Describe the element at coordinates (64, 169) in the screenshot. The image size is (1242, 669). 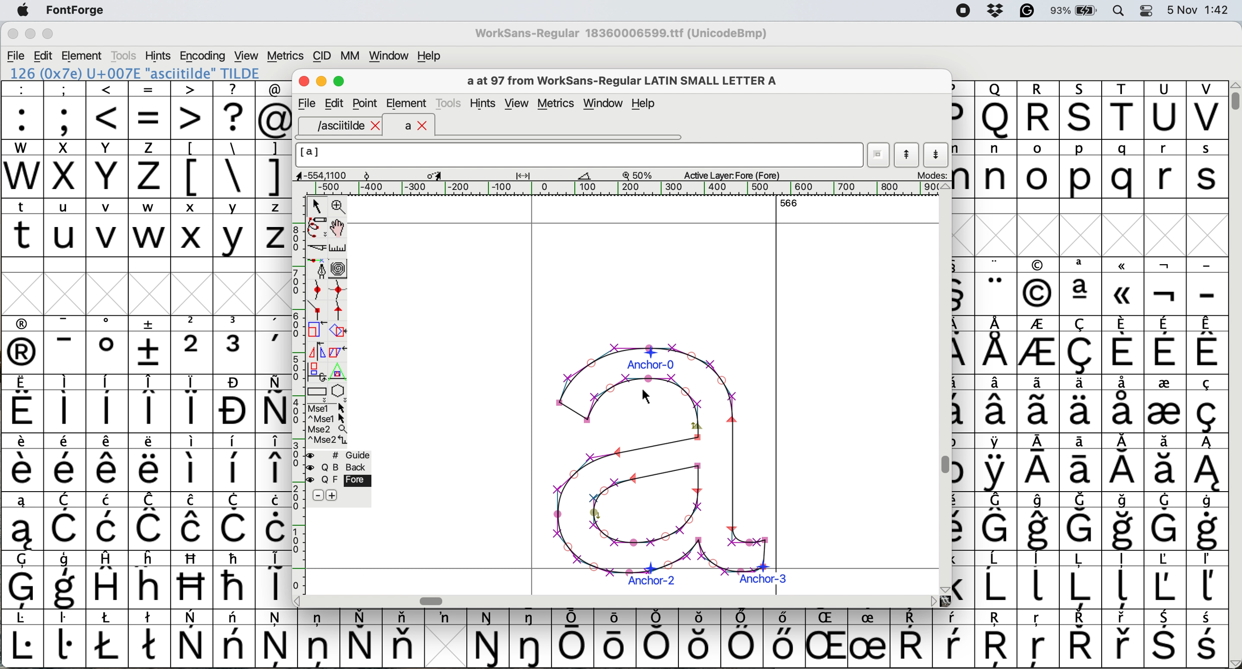
I see `x` at that location.